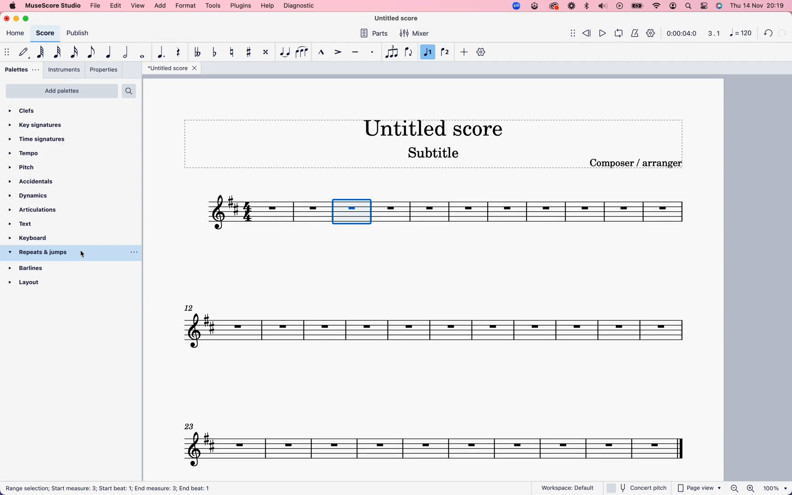 Image resolution: width=792 pixels, height=495 pixels. What do you see at coordinates (76, 52) in the screenshot?
I see `16th note` at bounding box center [76, 52].